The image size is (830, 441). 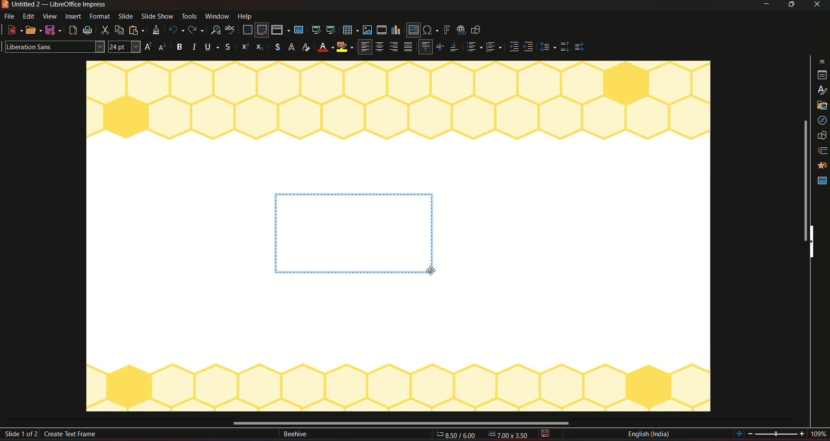 I want to click on tools, so click(x=189, y=17).